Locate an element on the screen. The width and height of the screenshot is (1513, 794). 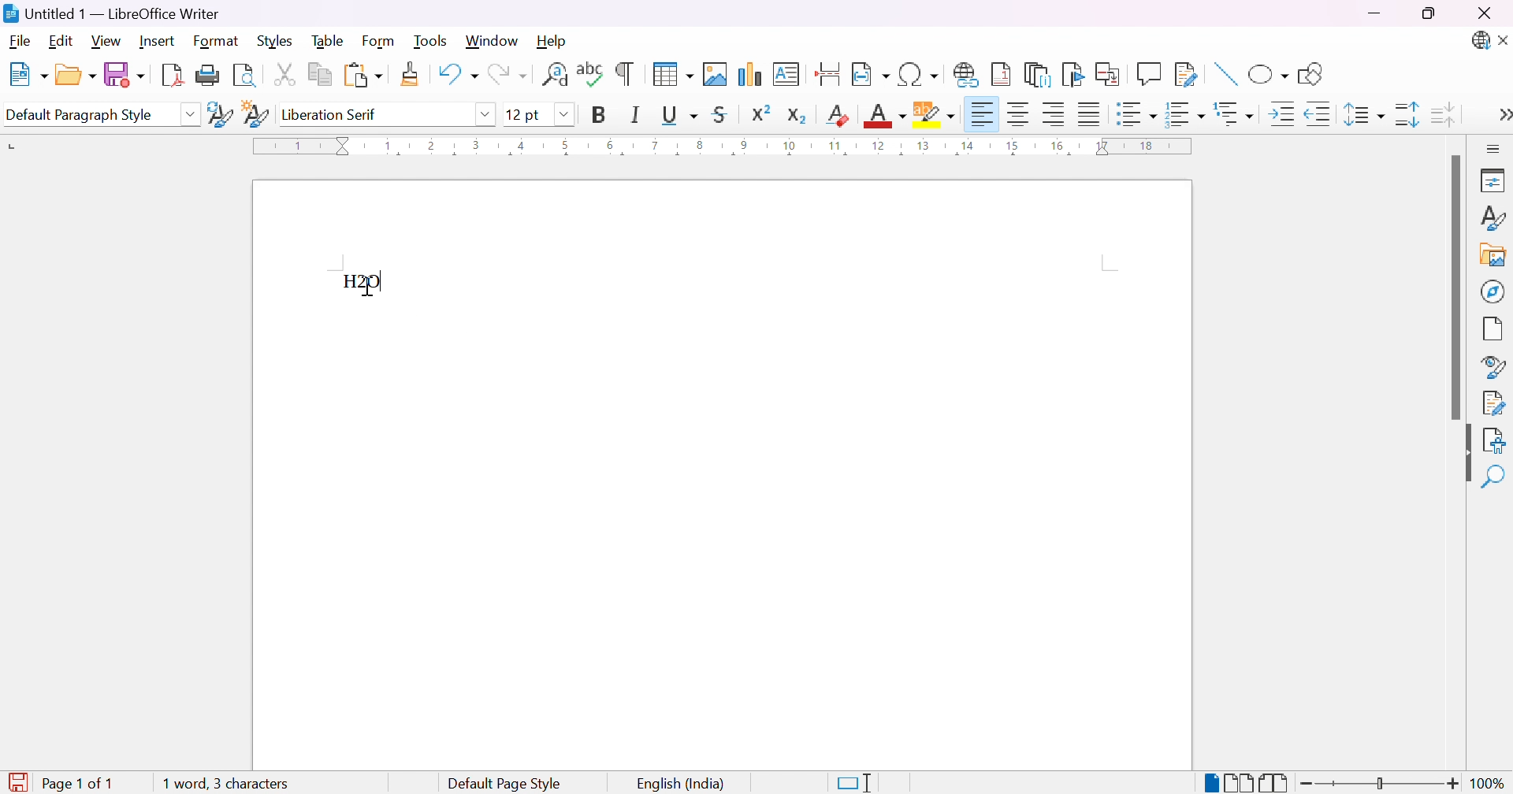
Show draw functions is located at coordinates (1308, 74).